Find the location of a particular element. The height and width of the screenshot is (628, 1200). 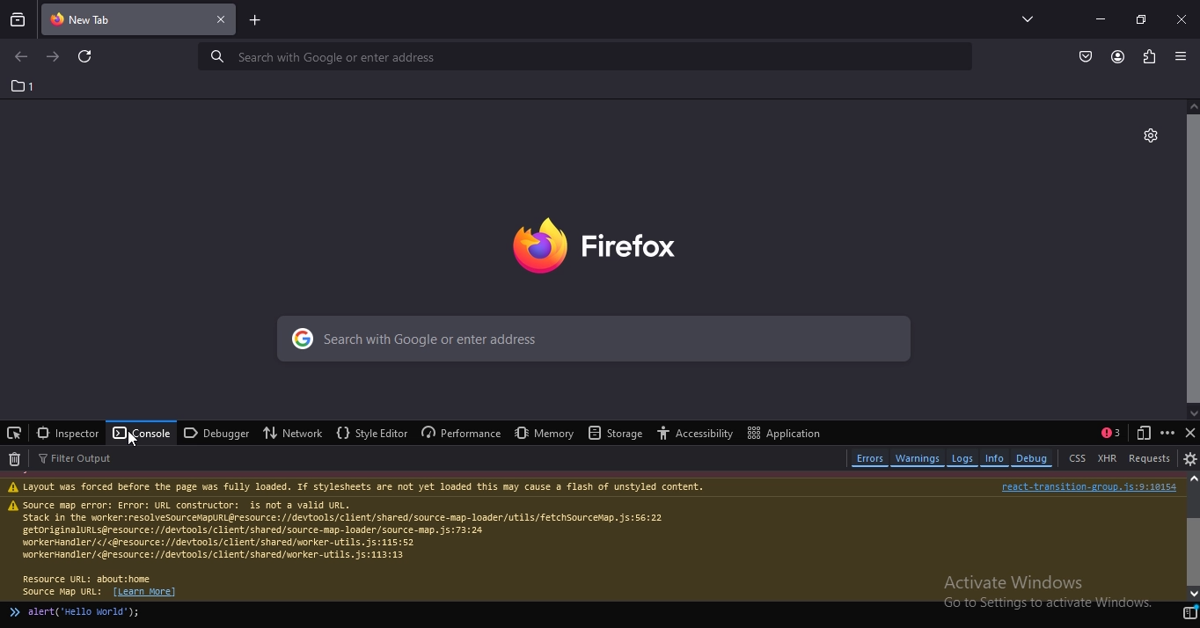

account is located at coordinates (1118, 56).